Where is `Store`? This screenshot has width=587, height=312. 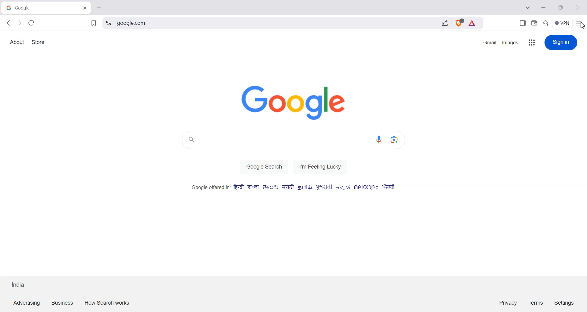
Store is located at coordinates (39, 42).